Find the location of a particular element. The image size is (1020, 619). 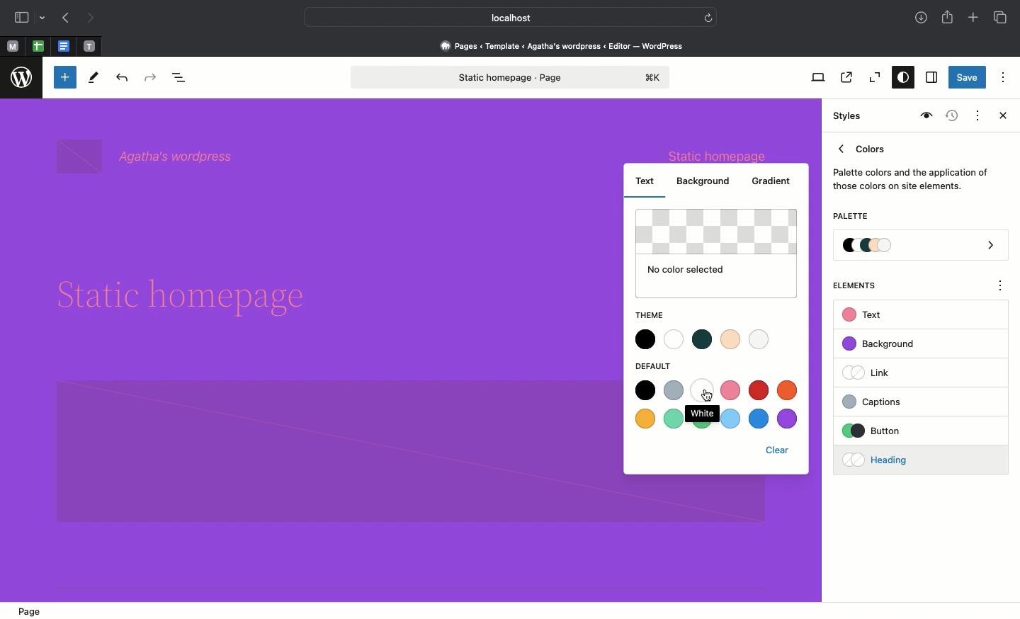

static homepage is located at coordinates (720, 154).